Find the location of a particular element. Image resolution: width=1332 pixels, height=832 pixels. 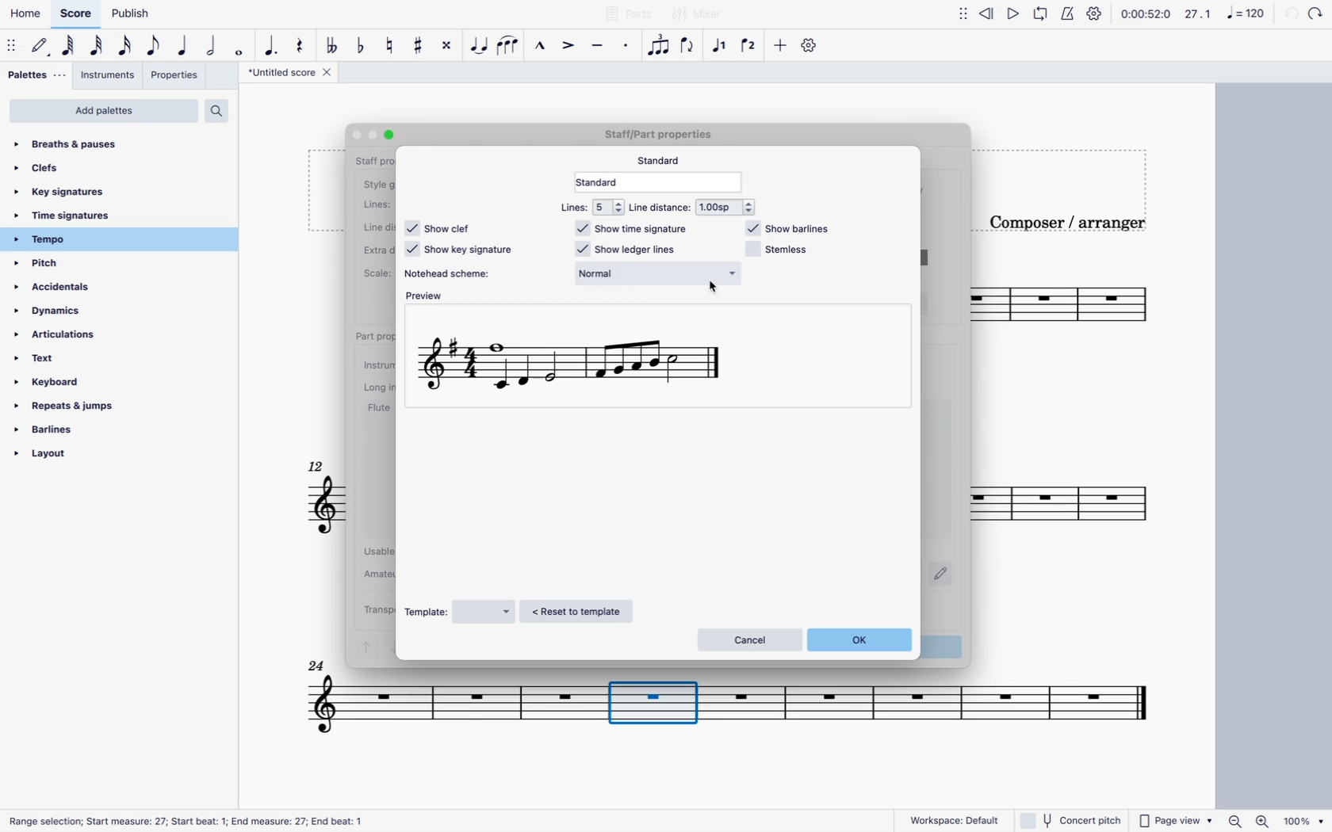

text is located at coordinates (66, 358).